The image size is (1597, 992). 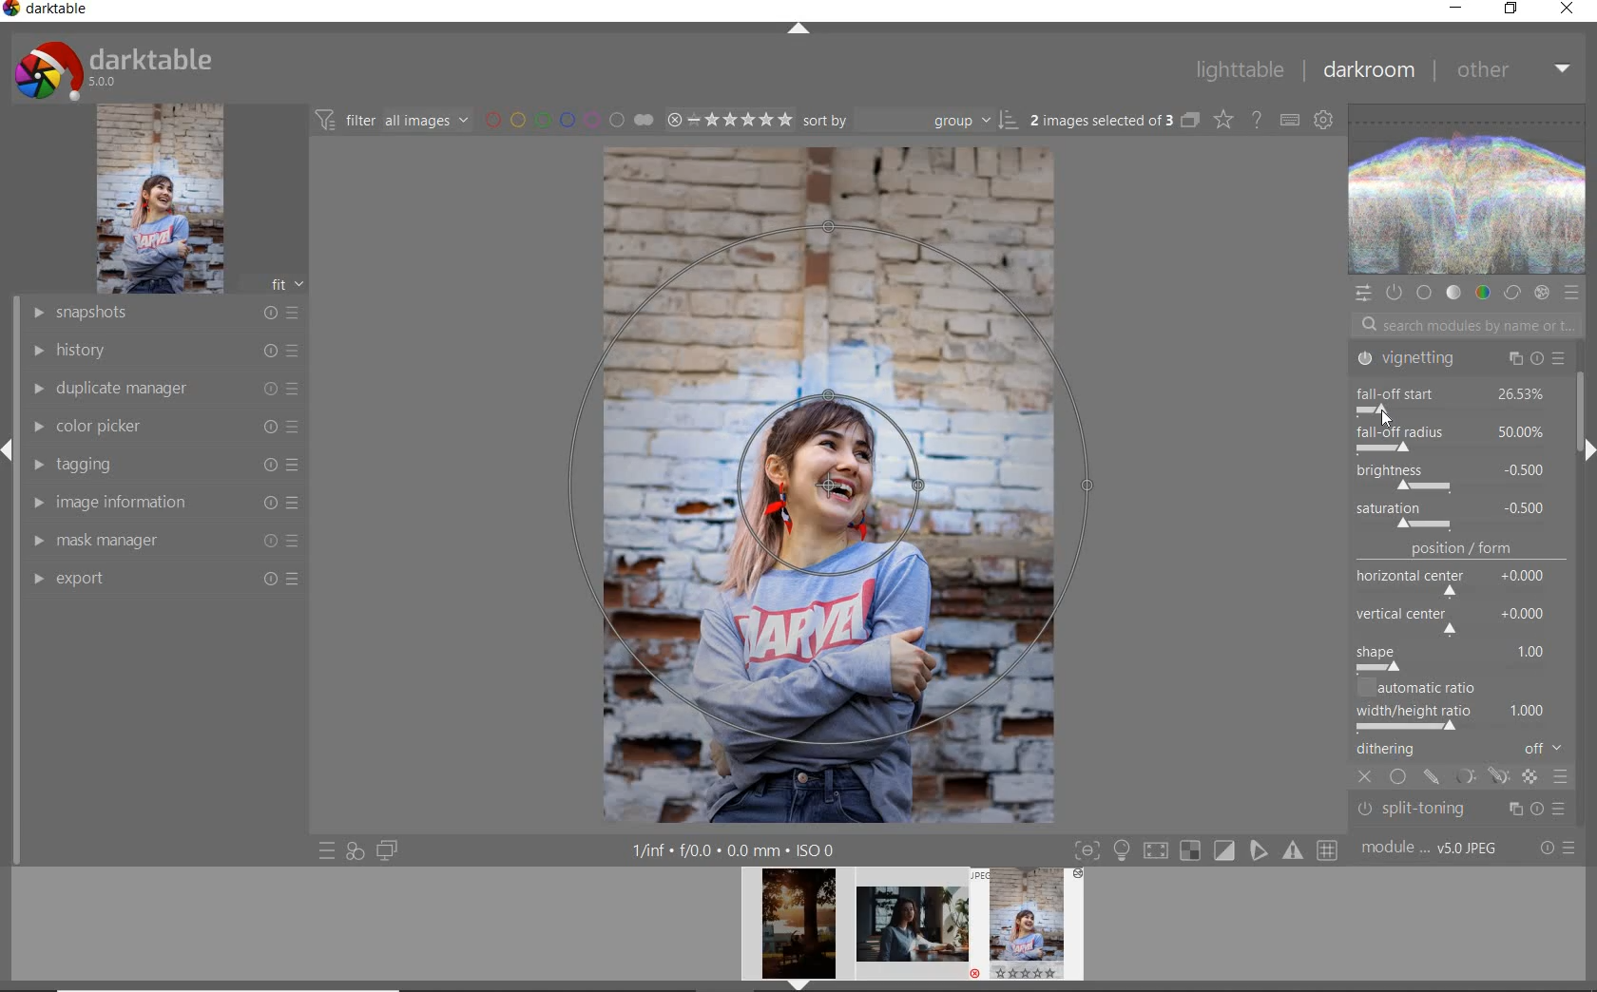 I want to click on preset, so click(x=1572, y=293).